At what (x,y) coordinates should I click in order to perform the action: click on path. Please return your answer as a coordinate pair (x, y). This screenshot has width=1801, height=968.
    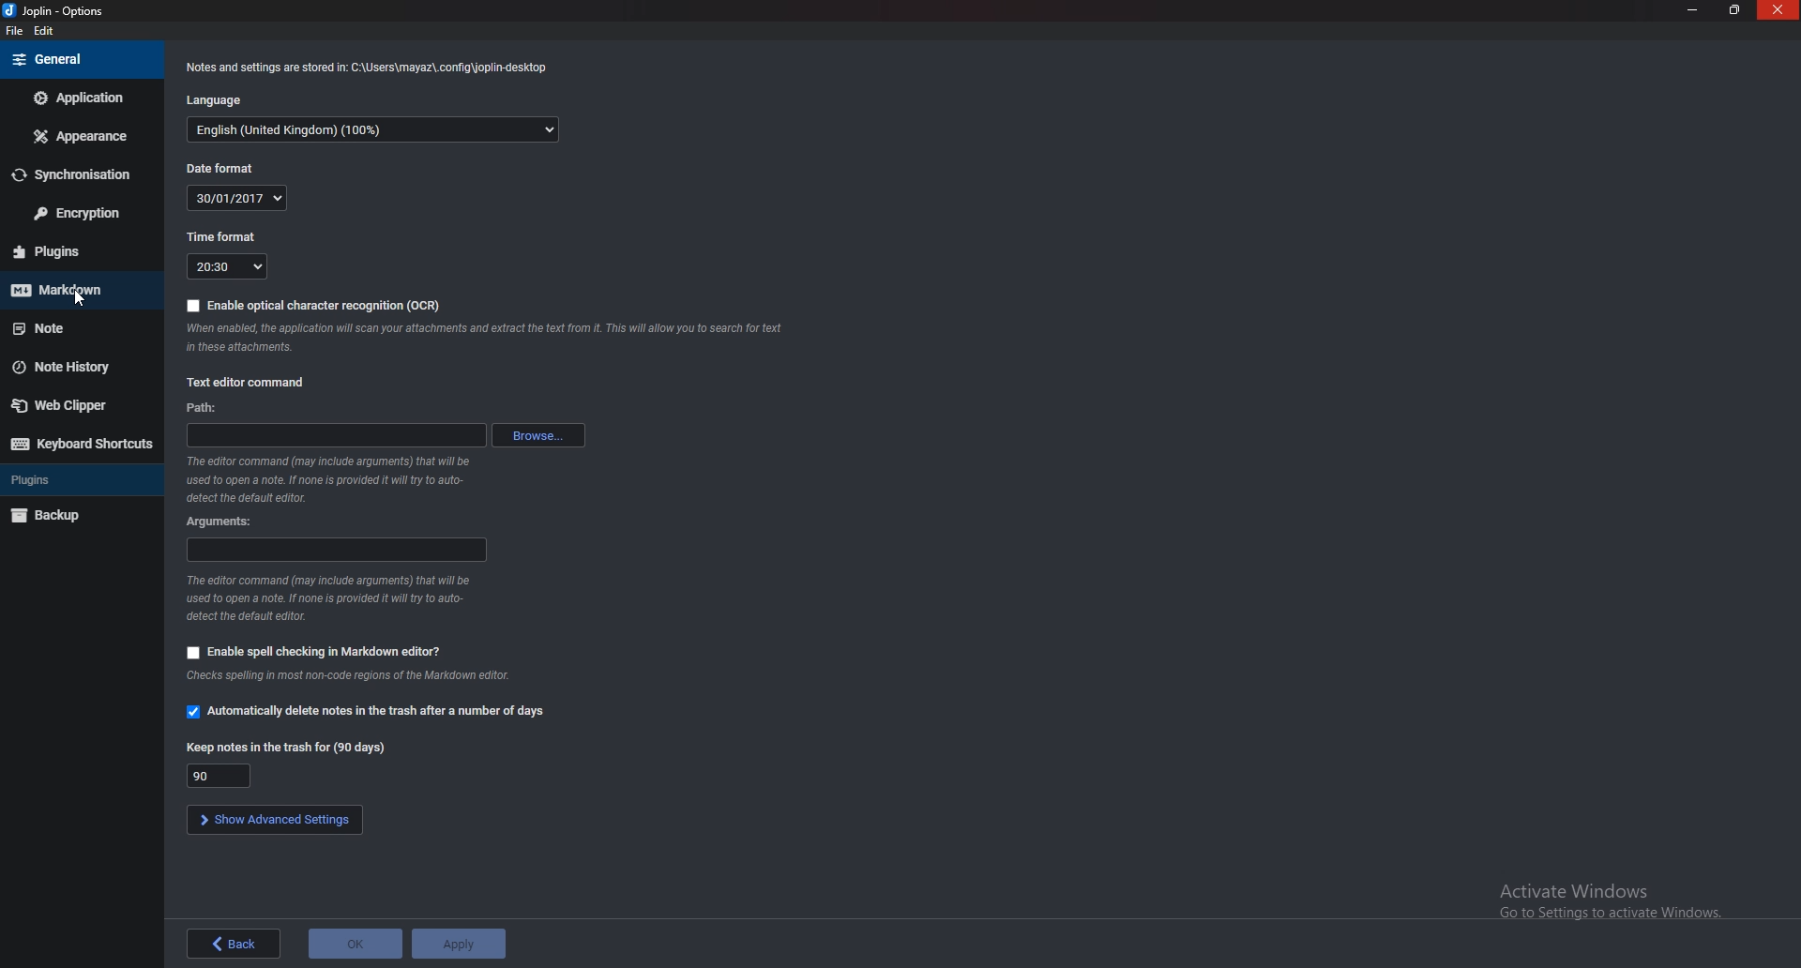
    Looking at the image, I should click on (204, 406).